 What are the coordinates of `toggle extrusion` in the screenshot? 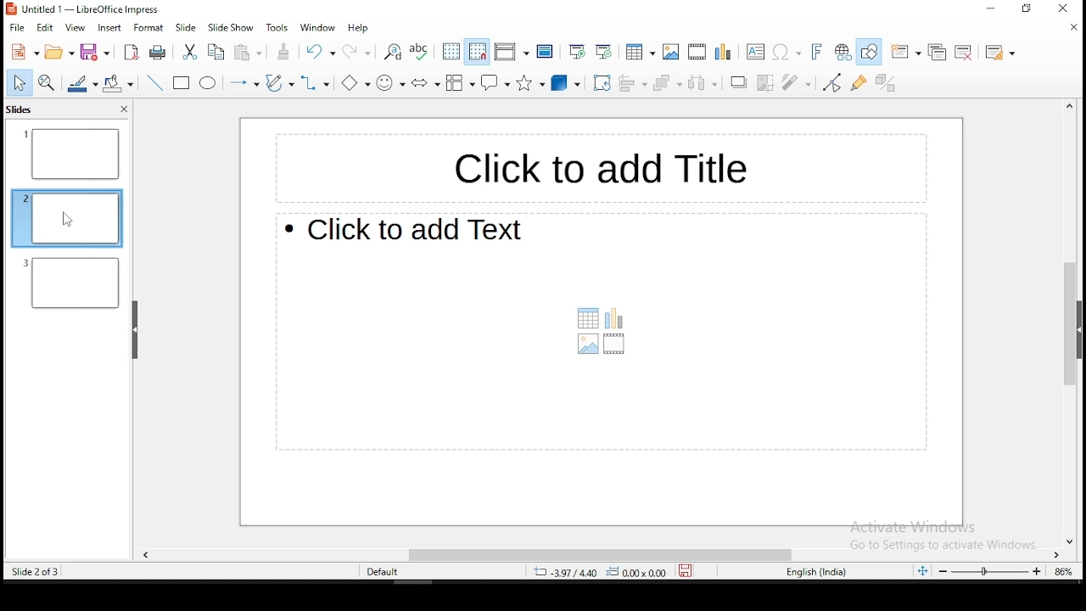 It's located at (885, 85).